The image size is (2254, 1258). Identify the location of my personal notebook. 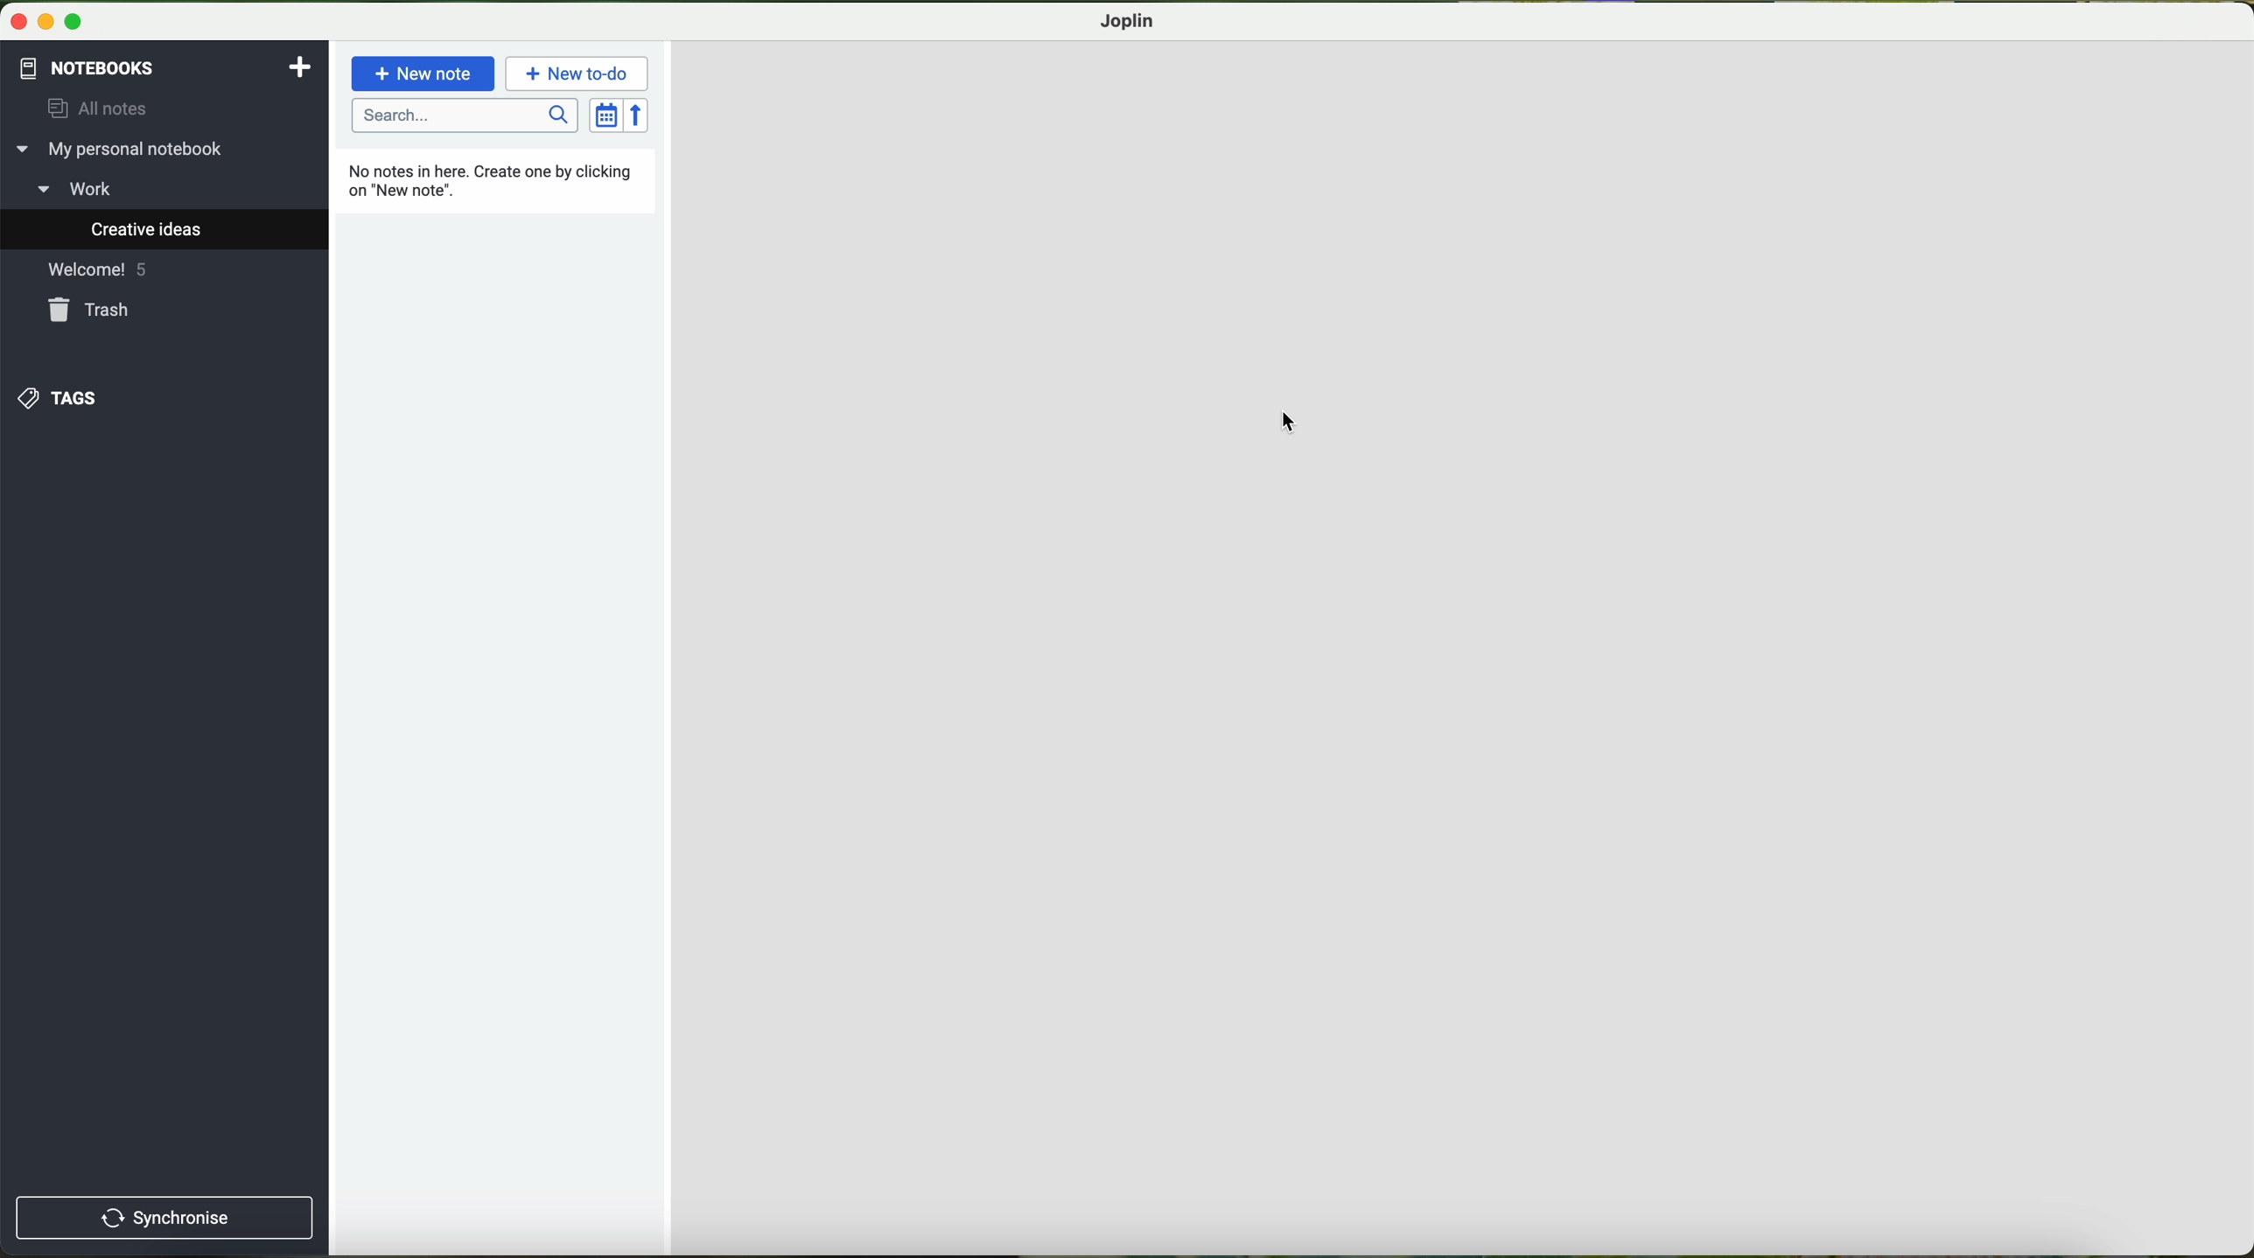
(124, 150).